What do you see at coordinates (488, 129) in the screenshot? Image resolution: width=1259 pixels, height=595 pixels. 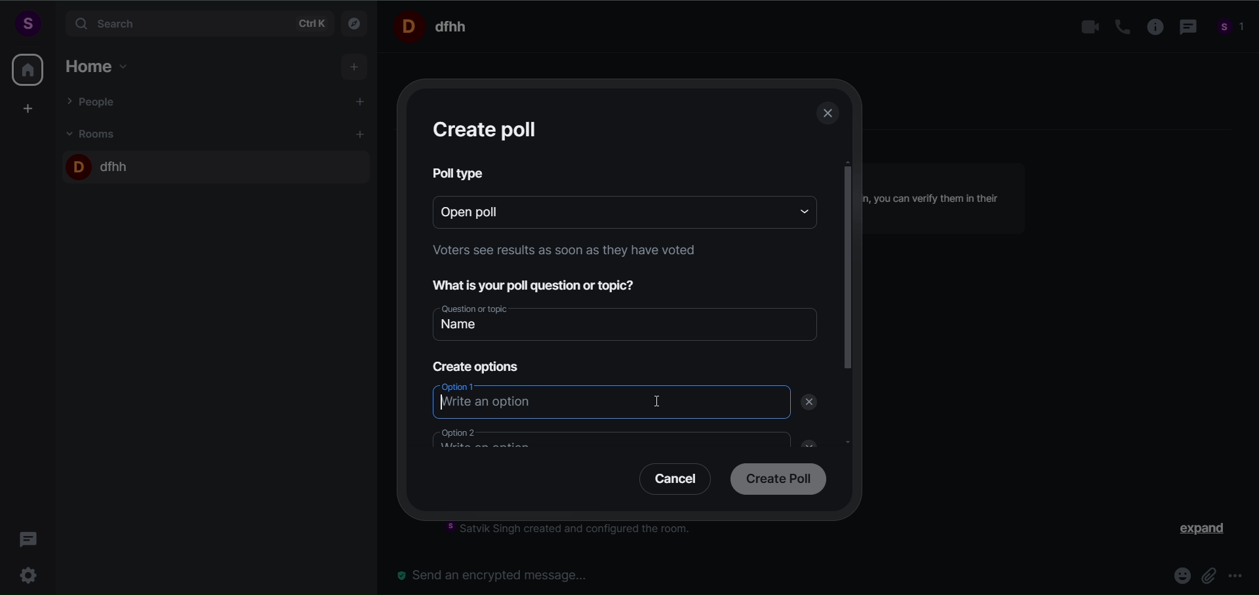 I see `create poll` at bounding box center [488, 129].